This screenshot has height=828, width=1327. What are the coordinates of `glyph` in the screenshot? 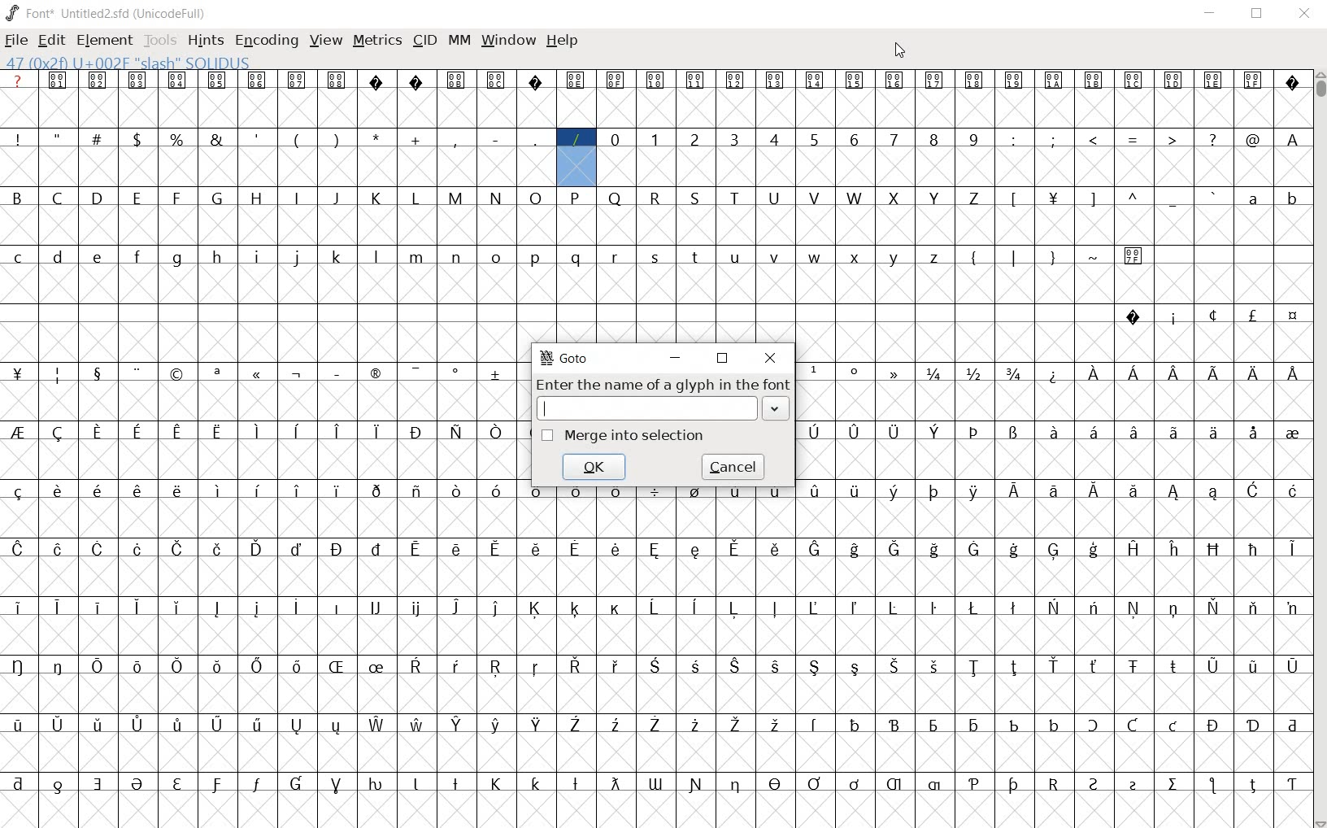 It's located at (894, 81).